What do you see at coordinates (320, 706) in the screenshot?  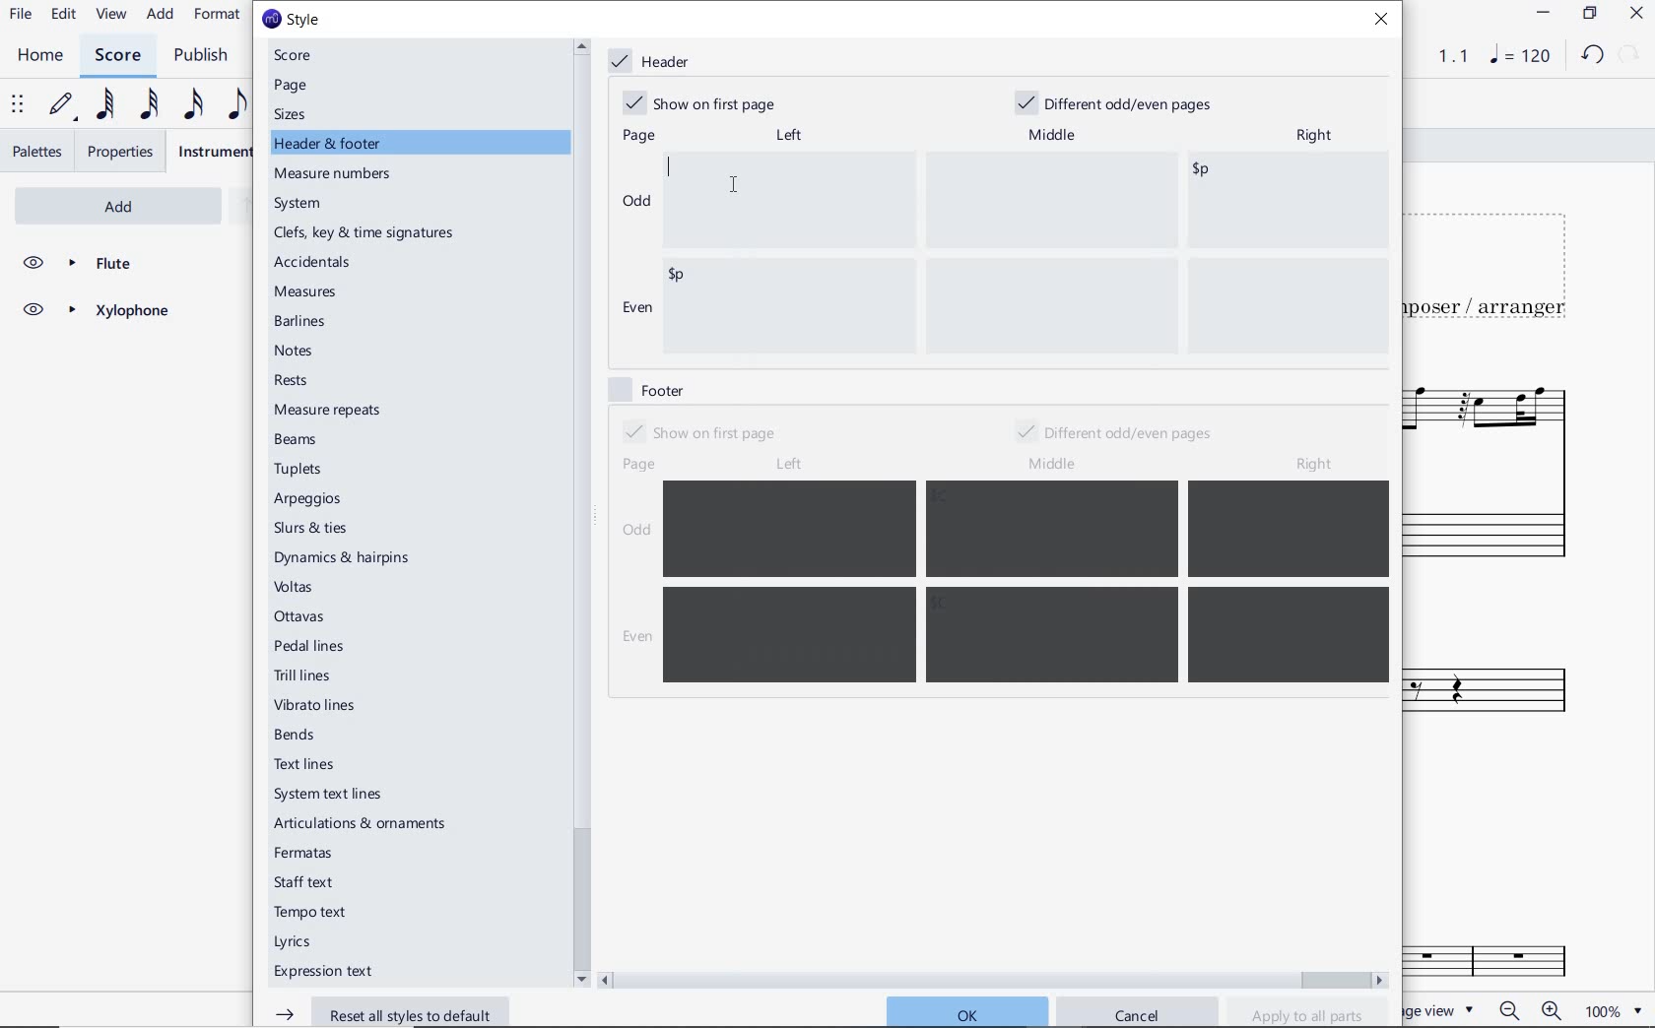 I see `vibrato lines` at bounding box center [320, 706].